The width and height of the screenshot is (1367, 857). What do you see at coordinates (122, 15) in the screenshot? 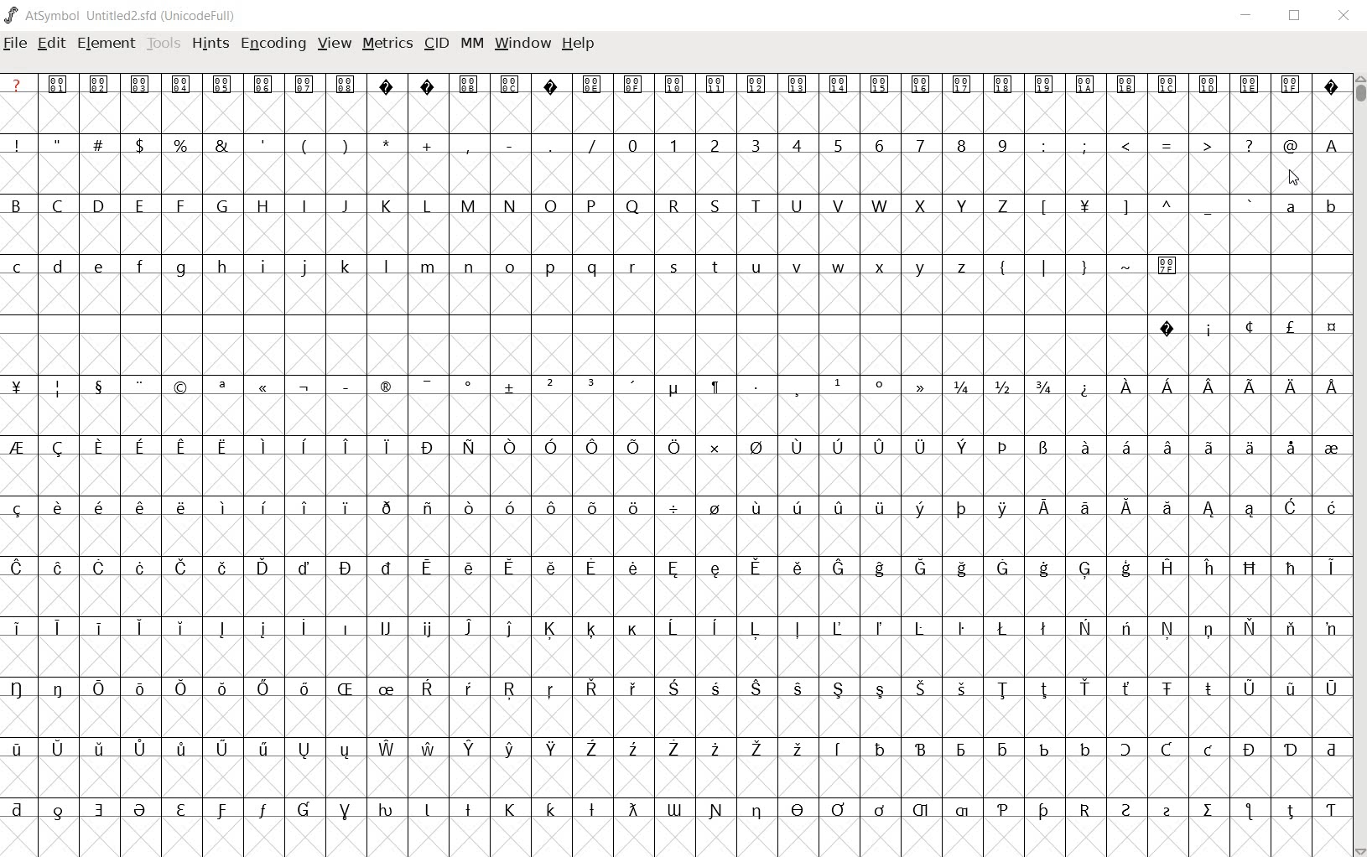
I see `FONT NAME` at bounding box center [122, 15].